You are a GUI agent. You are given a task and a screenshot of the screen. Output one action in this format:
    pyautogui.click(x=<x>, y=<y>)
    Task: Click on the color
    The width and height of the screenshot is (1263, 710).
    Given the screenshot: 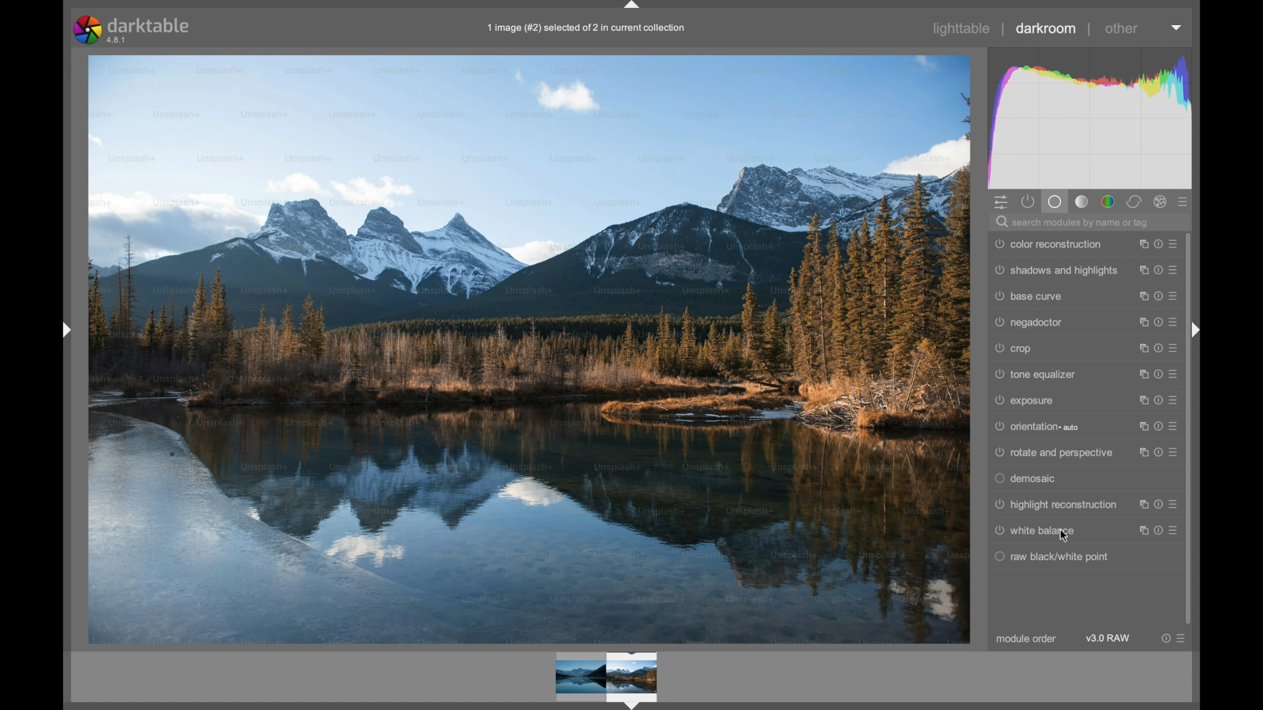 What is the action you would take?
    pyautogui.click(x=1109, y=202)
    